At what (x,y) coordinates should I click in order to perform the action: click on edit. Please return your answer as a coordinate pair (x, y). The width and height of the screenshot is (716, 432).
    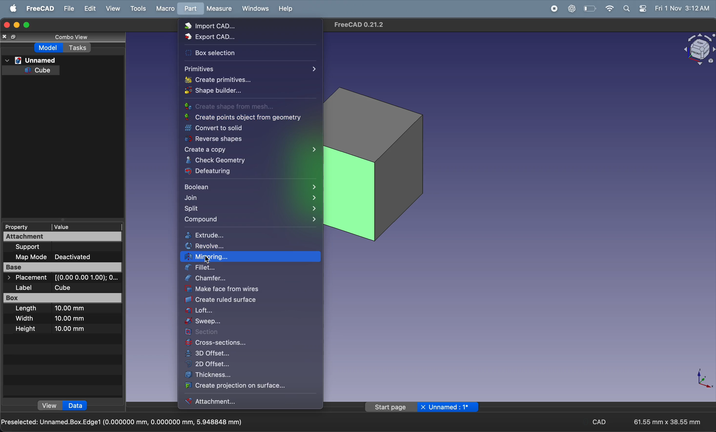
    Looking at the image, I should click on (89, 8).